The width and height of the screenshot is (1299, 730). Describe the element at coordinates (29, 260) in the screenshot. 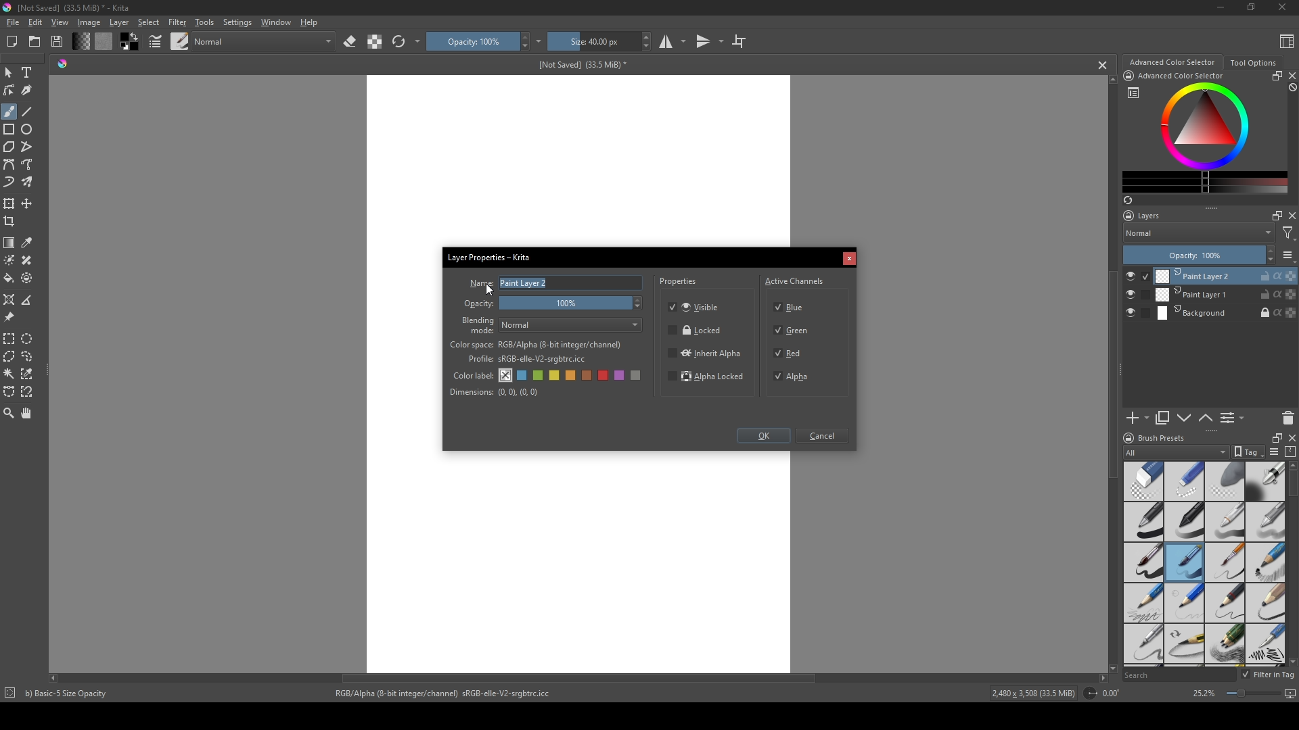

I see `smart patch` at that location.